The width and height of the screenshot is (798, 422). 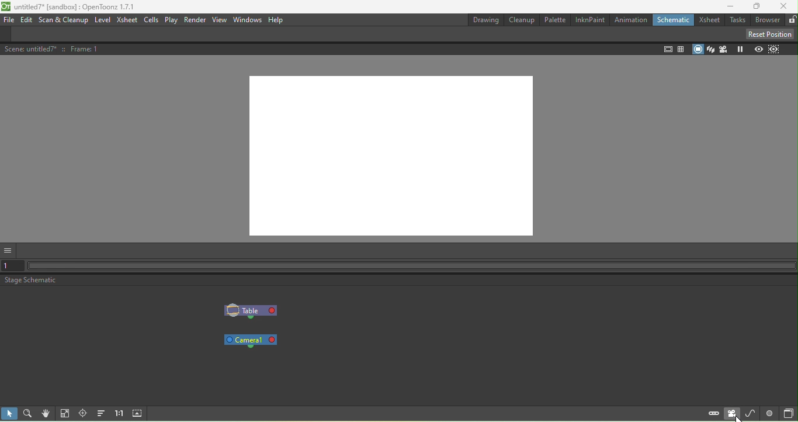 What do you see at coordinates (48, 413) in the screenshot?
I see `Hand mode` at bounding box center [48, 413].